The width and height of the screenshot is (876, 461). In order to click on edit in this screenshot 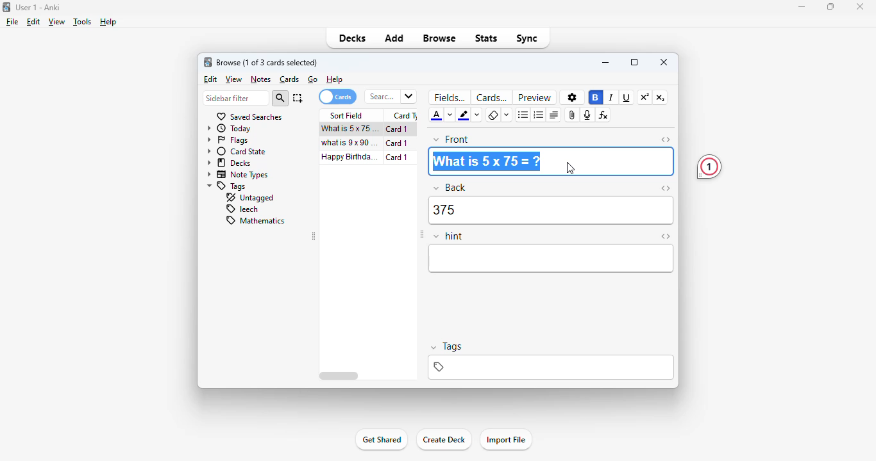, I will do `click(210, 79)`.